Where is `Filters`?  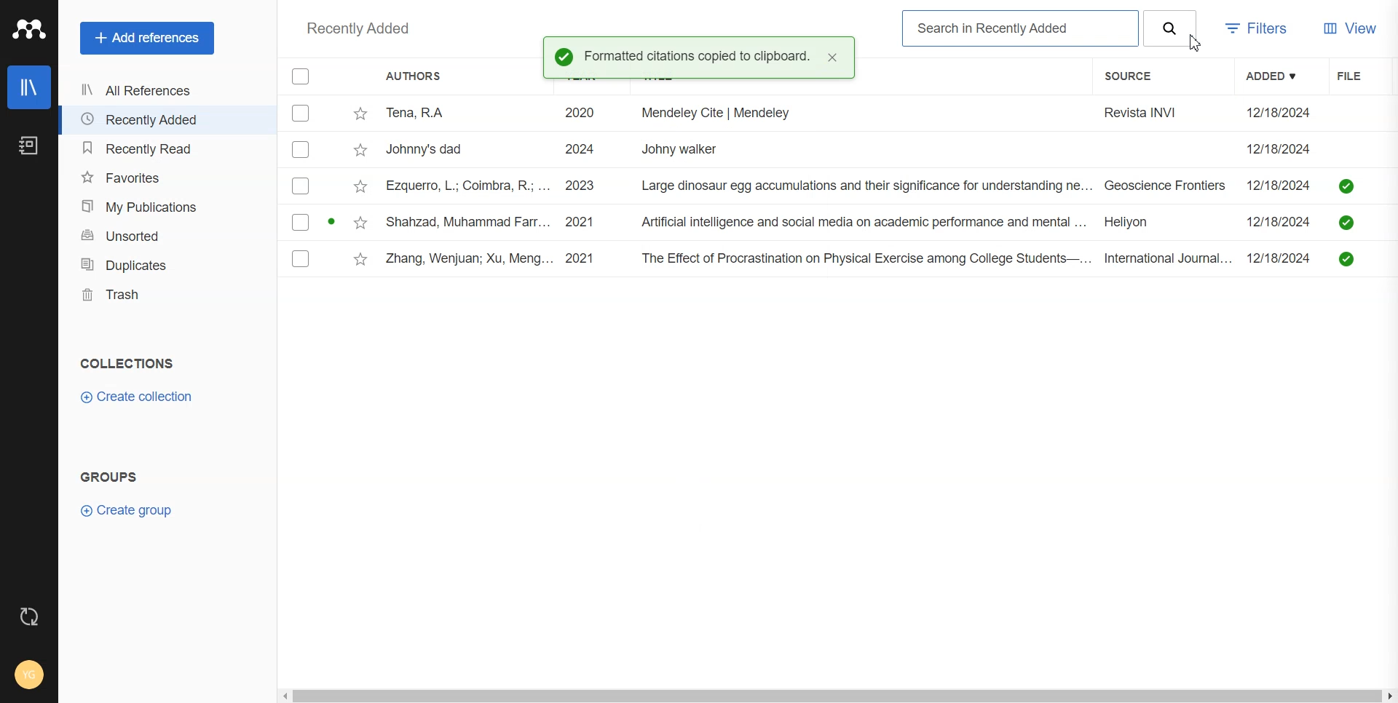 Filters is located at coordinates (1260, 31).